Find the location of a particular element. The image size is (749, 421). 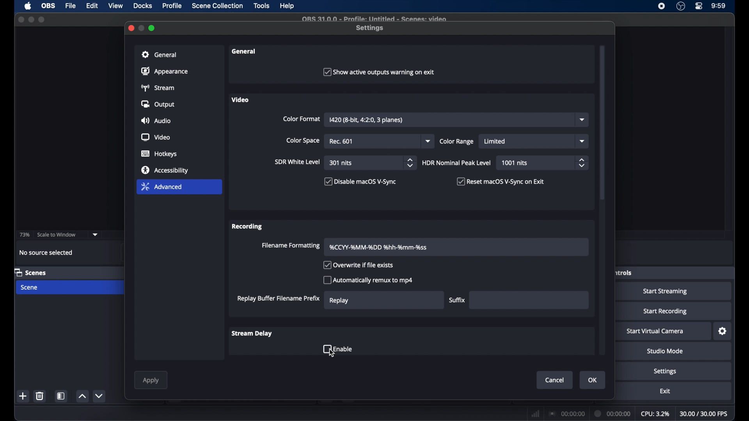

tools is located at coordinates (262, 6).